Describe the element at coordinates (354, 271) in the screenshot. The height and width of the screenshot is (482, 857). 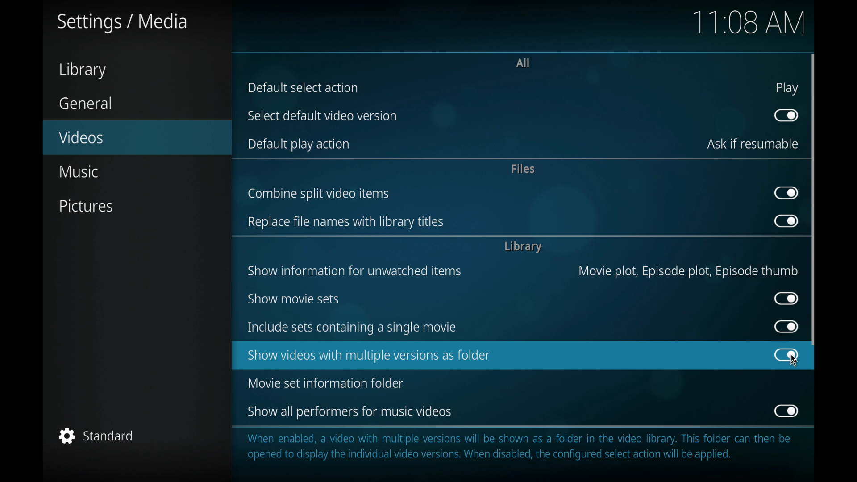
I see `show information for unwatched items` at that location.